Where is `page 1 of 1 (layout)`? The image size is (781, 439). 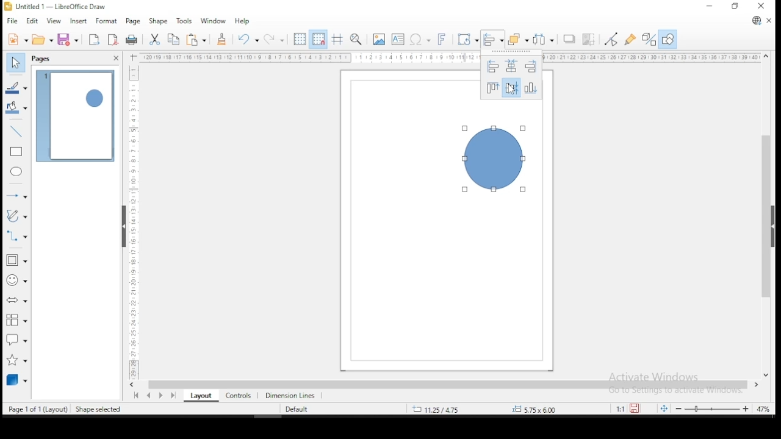 page 1 of 1 (layout) is located at coordinates (38, 408).